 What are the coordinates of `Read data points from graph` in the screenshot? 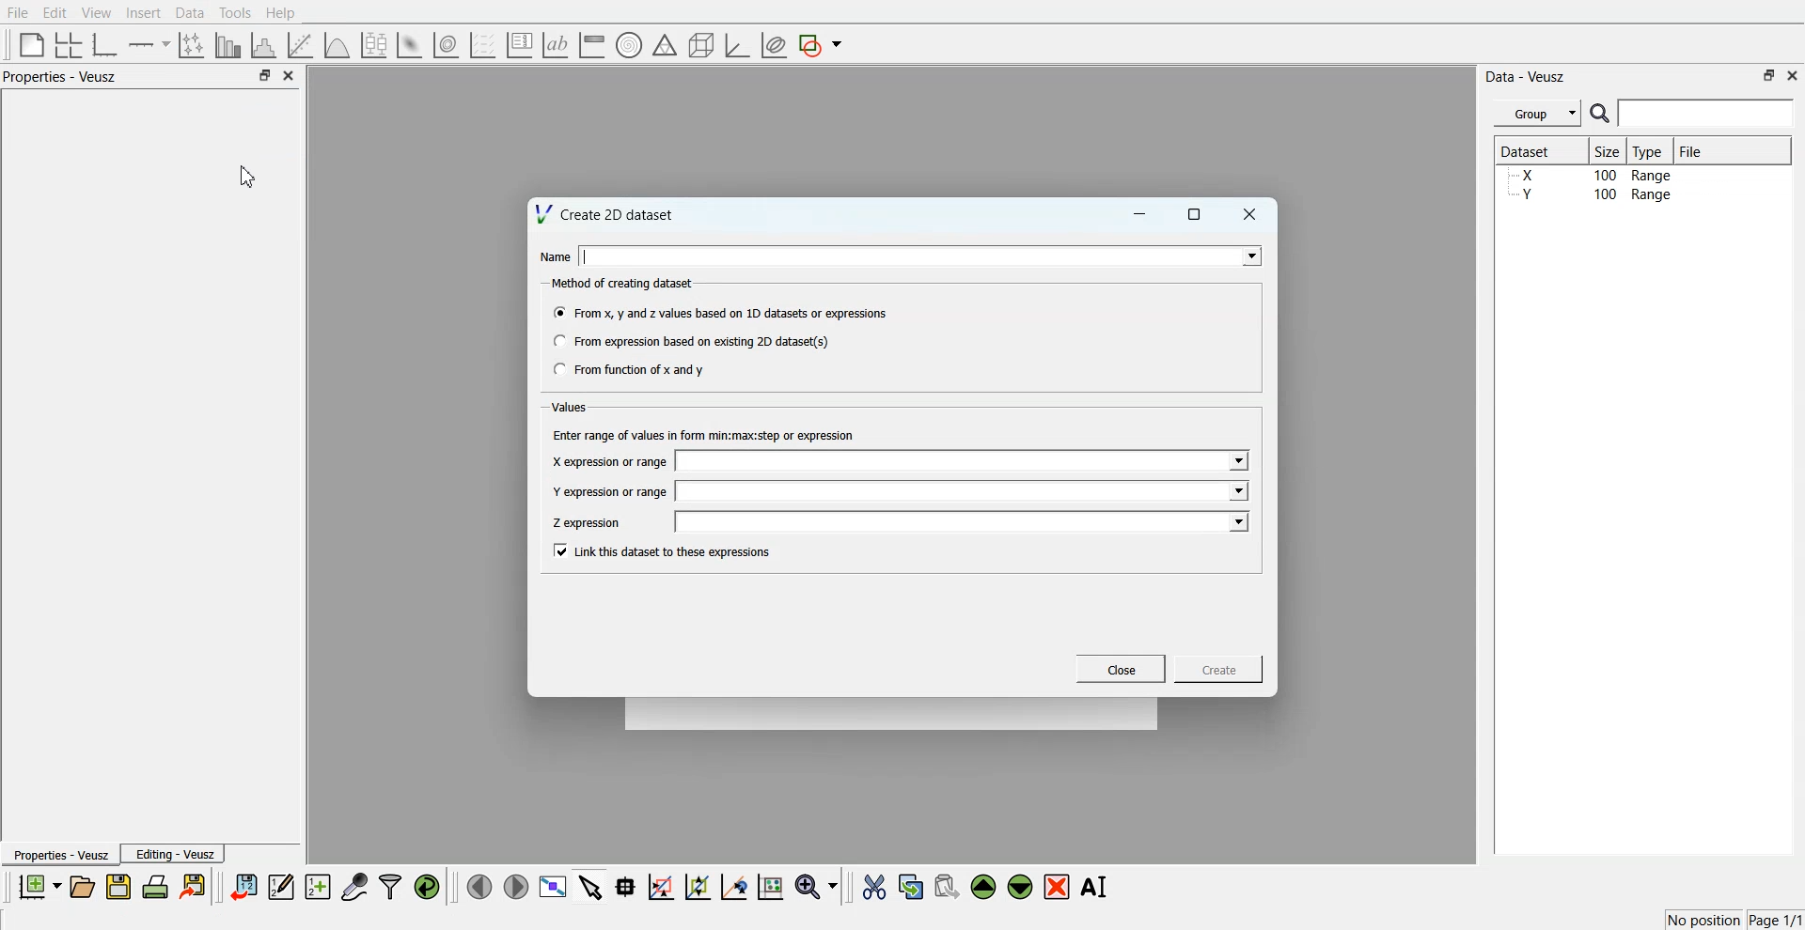 It's located at (626, 886).